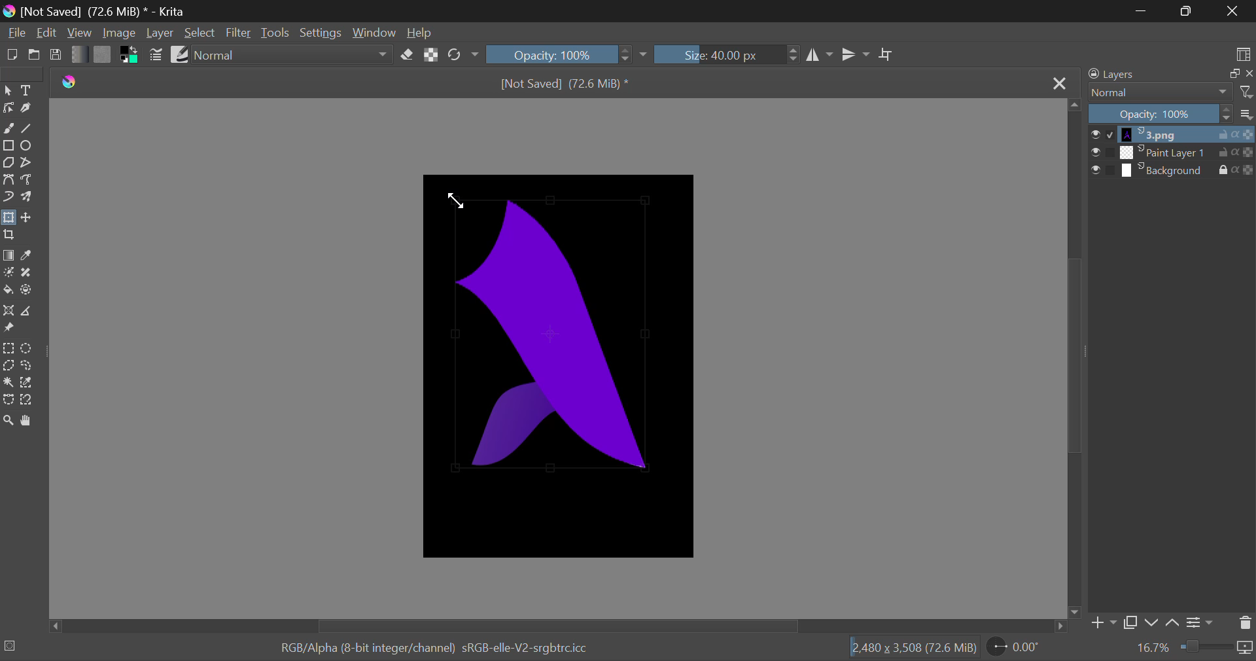  I want to click on dropdown, so click(644, 54).